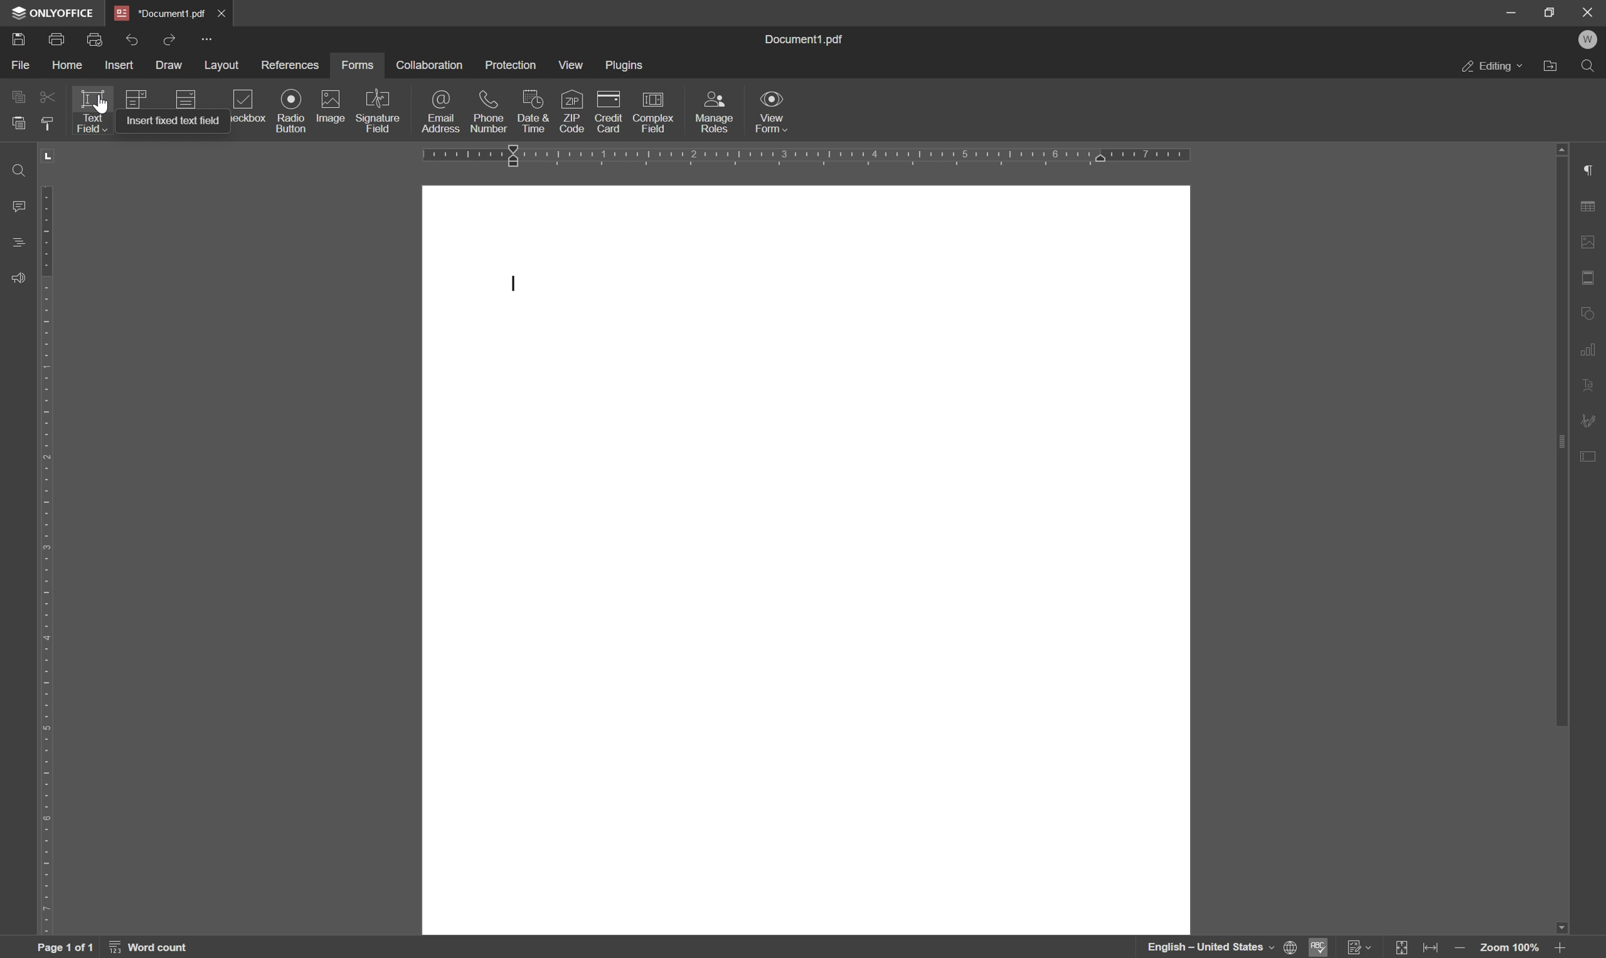 The height and width of the screenshot is (958, 1606). Describe the element at coordinates (1512, 14) in the screenshot. I see `minimize` at that location.